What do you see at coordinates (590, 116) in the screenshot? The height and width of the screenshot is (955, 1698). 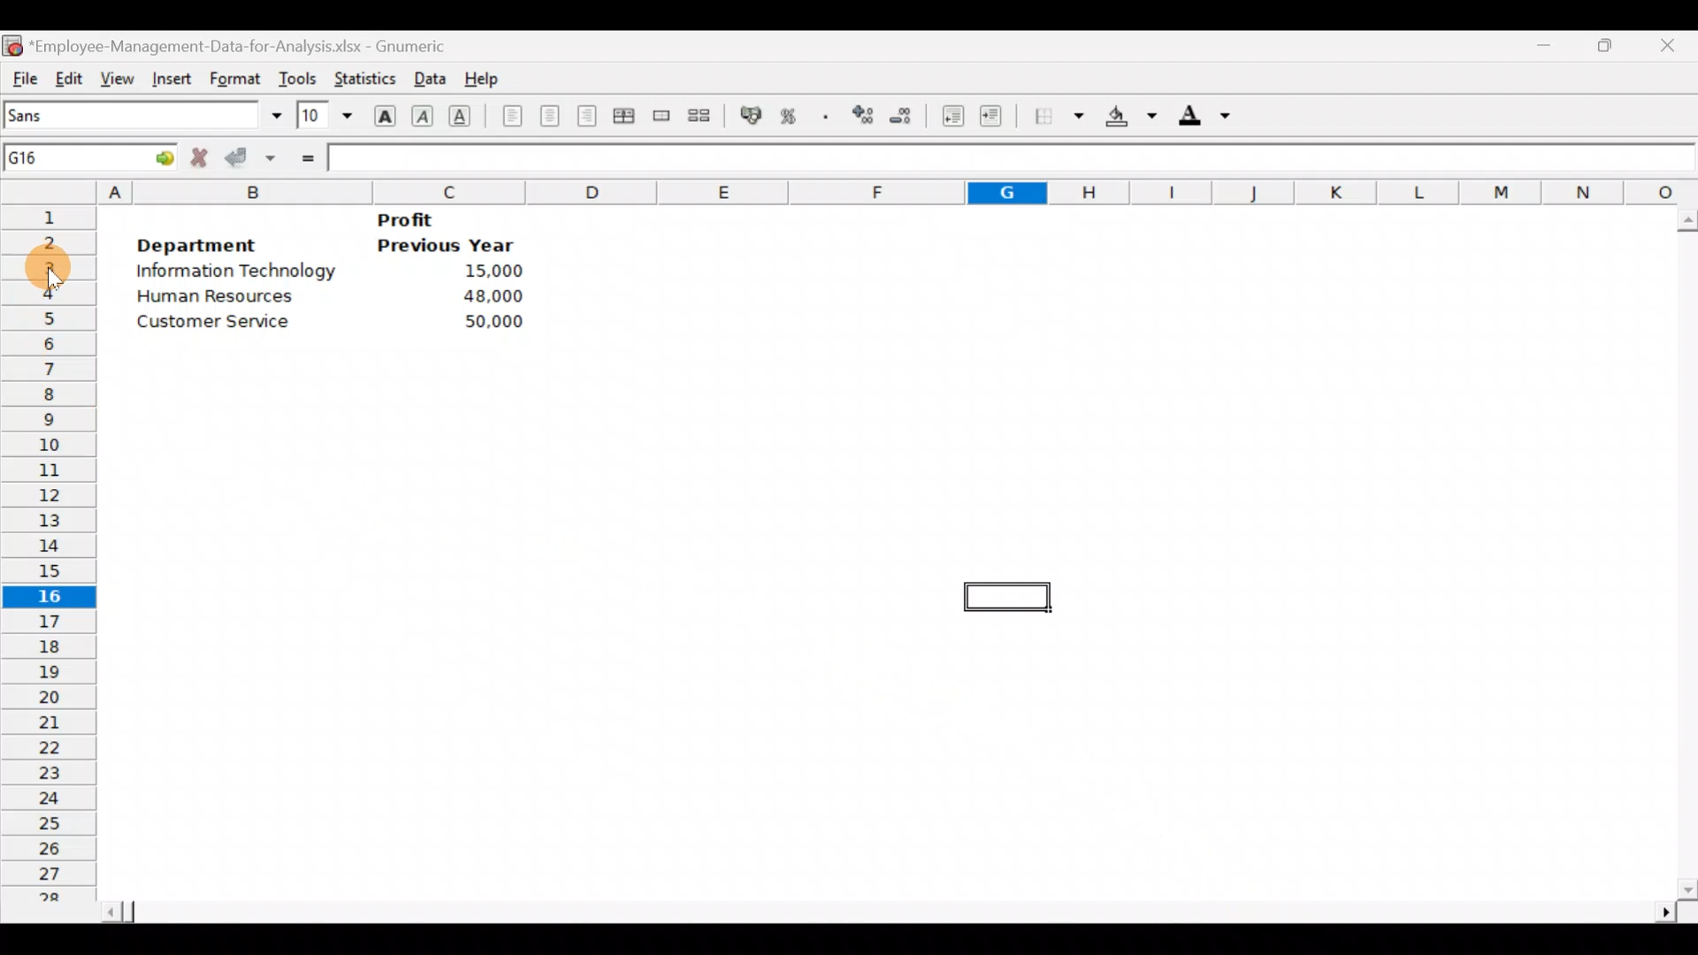 I see `Align right` at bounding box center [590, 116].